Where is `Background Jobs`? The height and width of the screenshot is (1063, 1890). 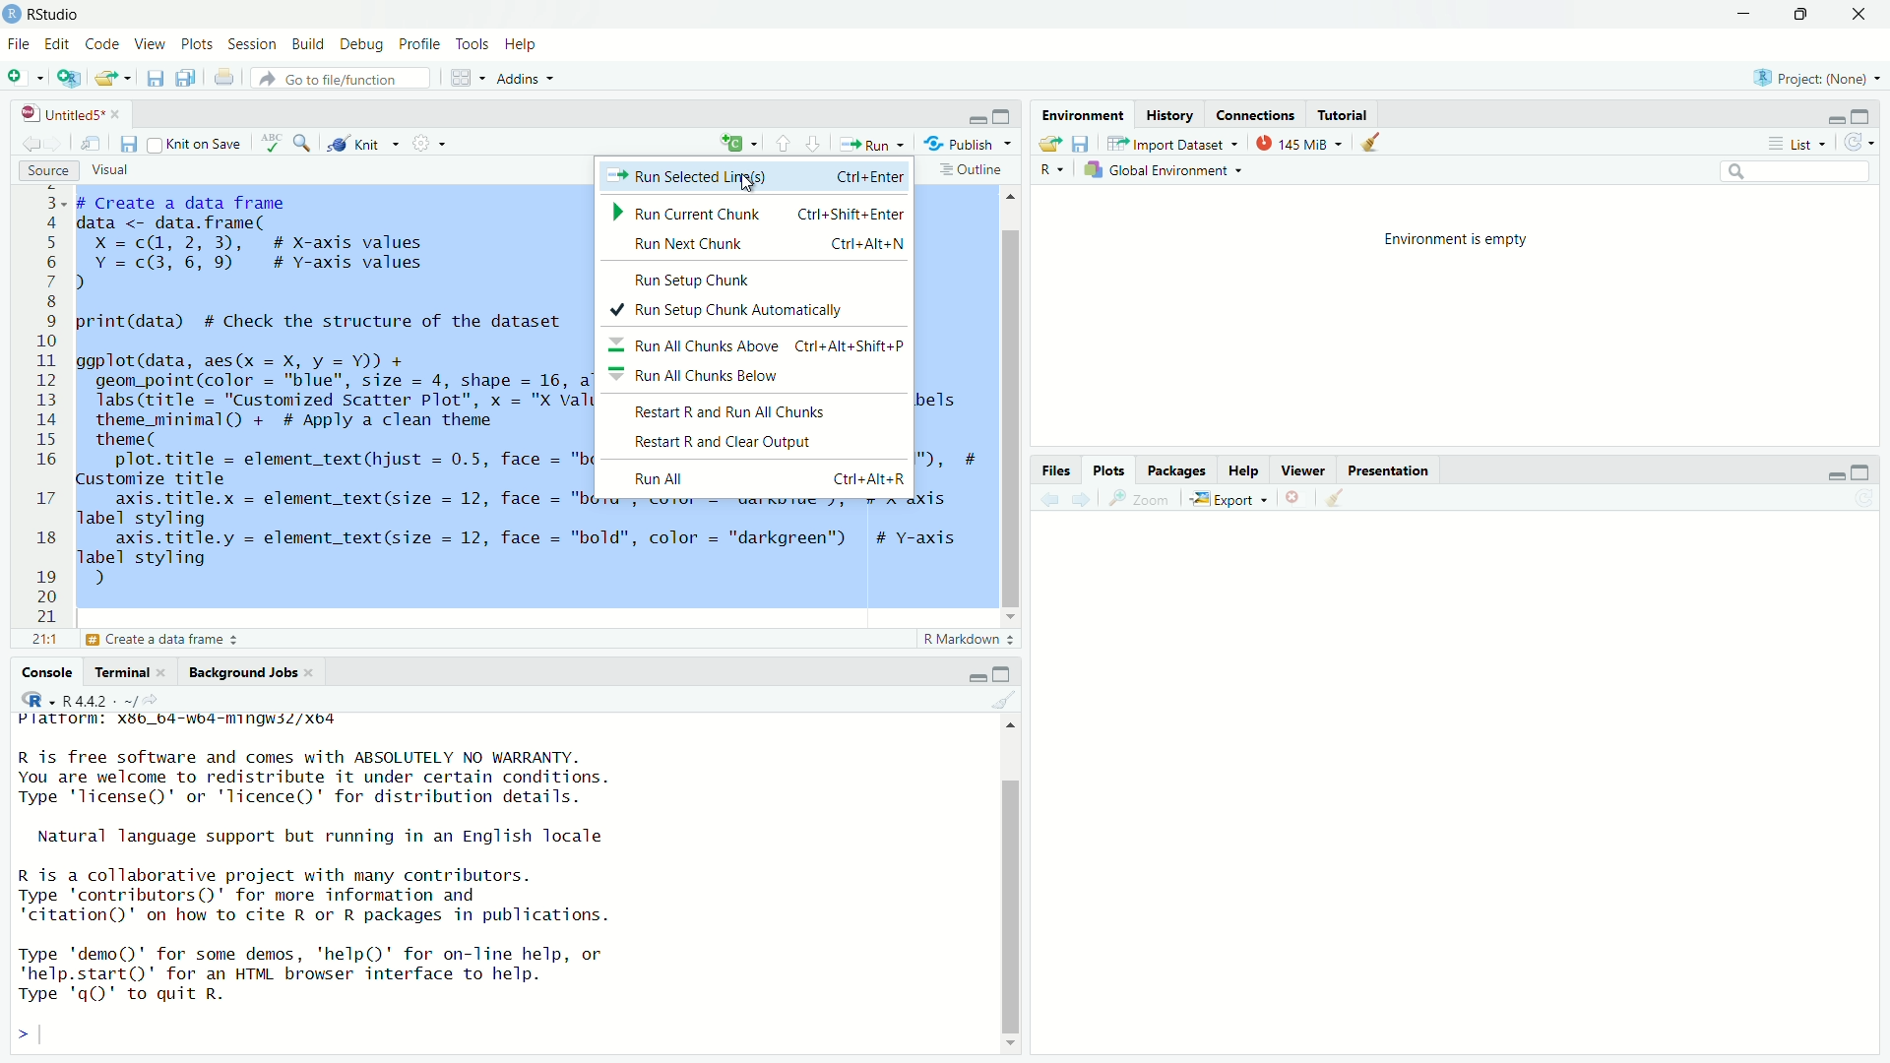 Background Jobs is located at coordinates (249, 673).